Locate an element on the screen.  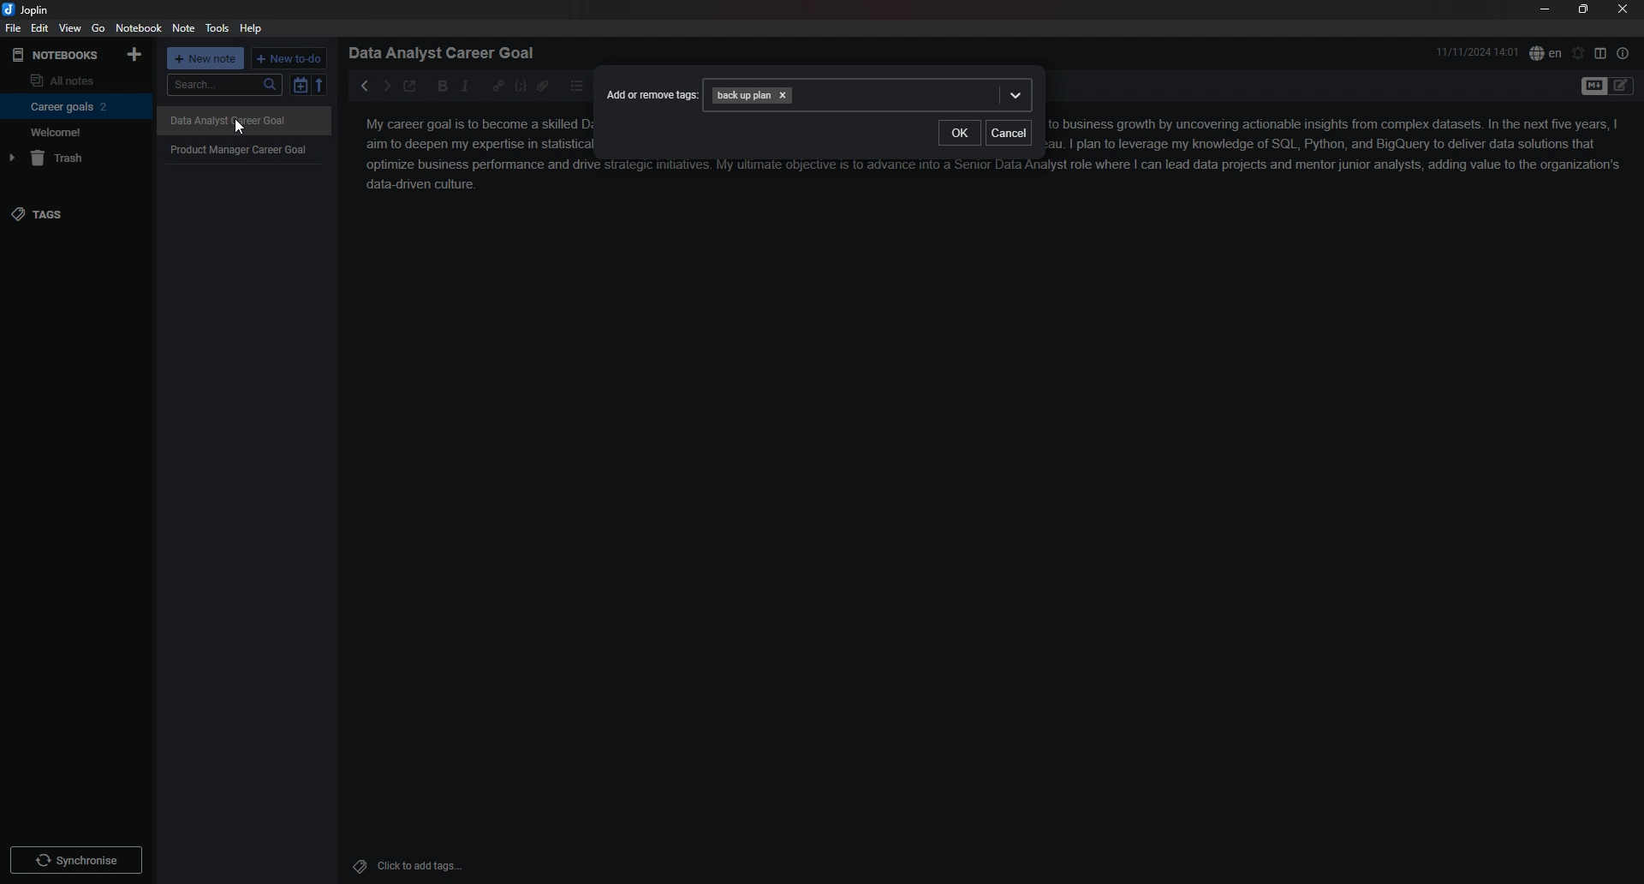
minimize is located at coordinates (1544, 9).